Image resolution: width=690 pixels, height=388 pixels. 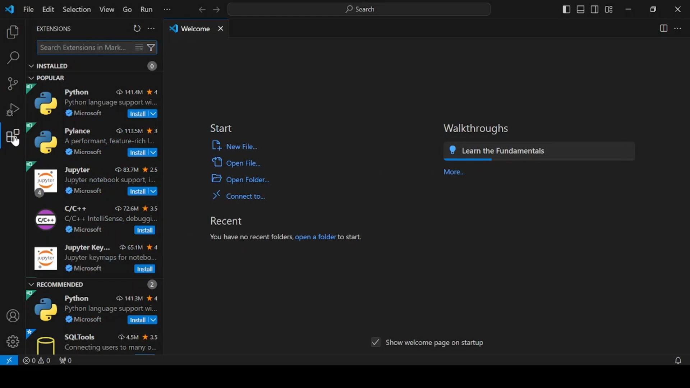 I want to click on notifications, so click(x=671, y=360).